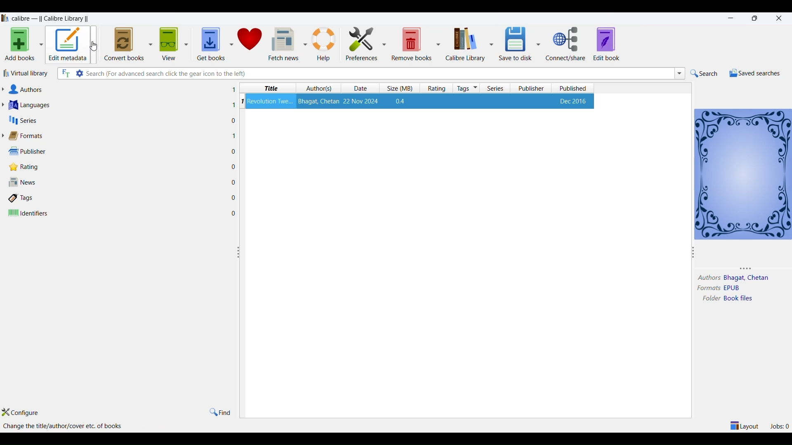 This screenshot has width=792, height=445. Describe the element at coordinates (284, 41) in the screenshot. I see `fetch news` at that location.